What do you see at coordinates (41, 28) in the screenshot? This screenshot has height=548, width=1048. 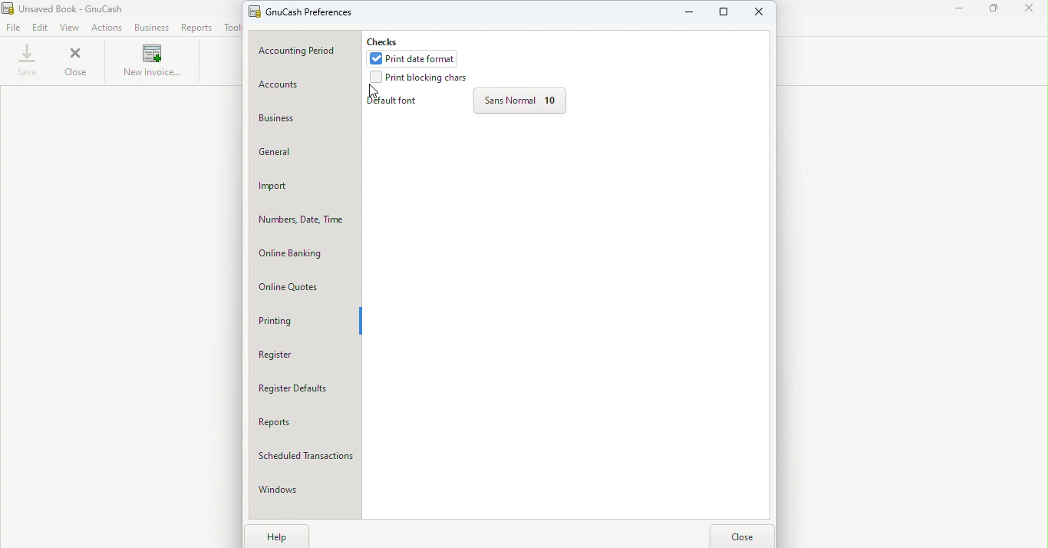 I see `Edit` at bounding box center [41, 28].